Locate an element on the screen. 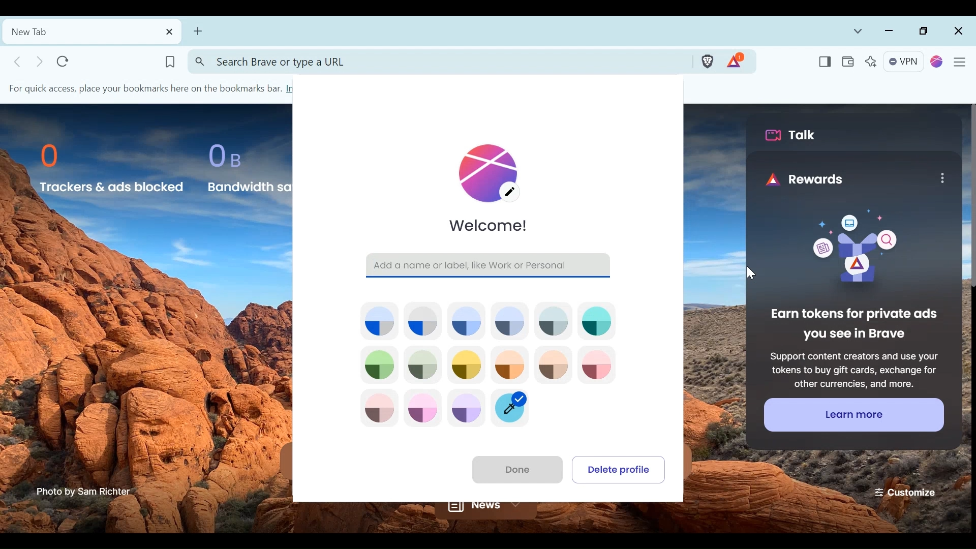 The height and width of the screenshot is (549, 976). Theme is located at coordinates (553, 365).